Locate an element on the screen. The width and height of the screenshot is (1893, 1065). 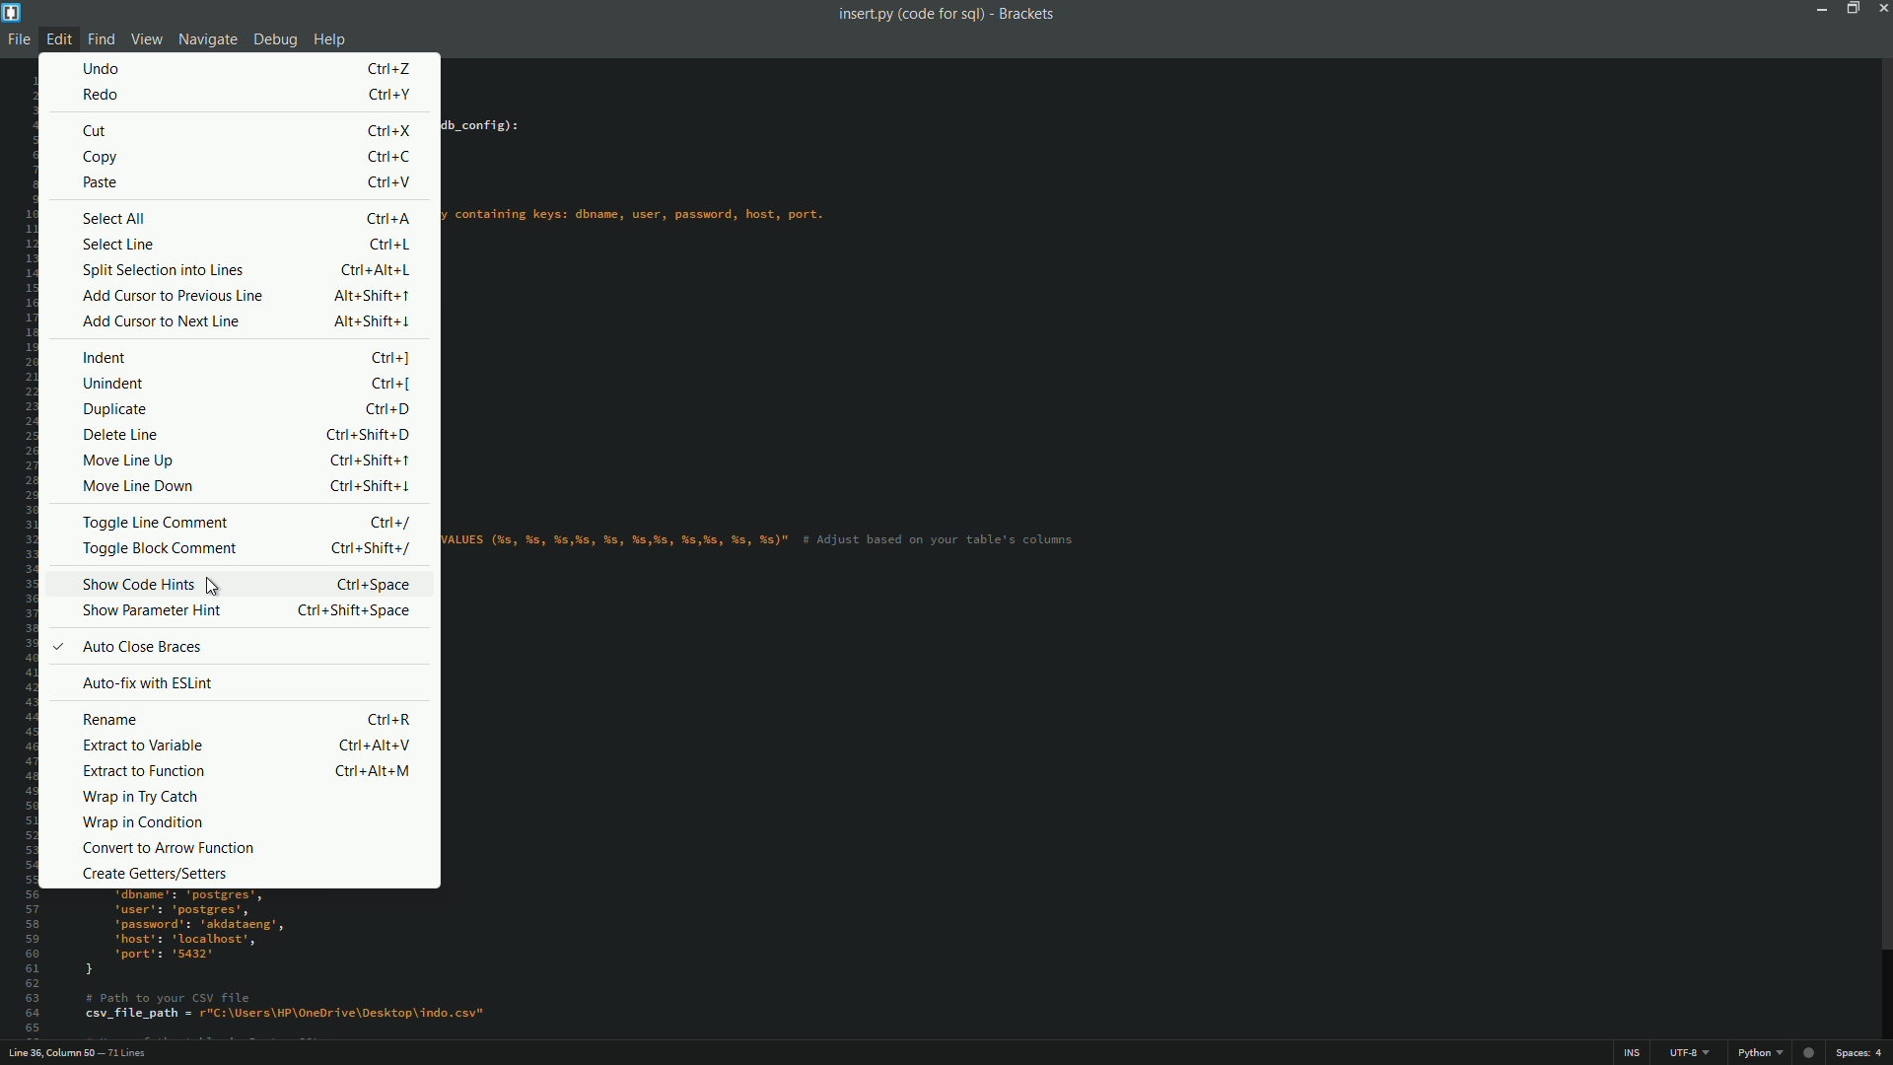
find menu is located at coordinates (99, 37).